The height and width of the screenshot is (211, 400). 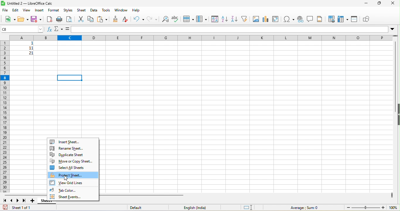 What do you see at coordinates (248, 208) in the screenshot?
I see `standard selection` at bounding box center [248, 208].